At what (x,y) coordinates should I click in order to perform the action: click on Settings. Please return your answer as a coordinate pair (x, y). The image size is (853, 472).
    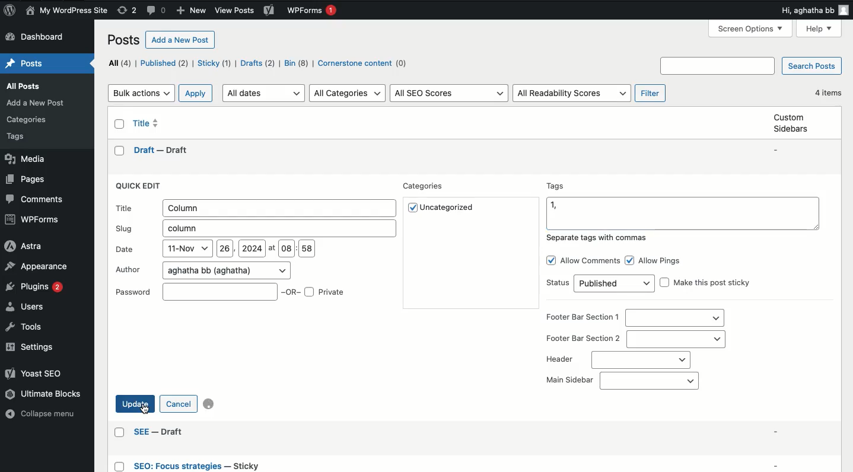
    Looking at the image, I should click on (34, 347).